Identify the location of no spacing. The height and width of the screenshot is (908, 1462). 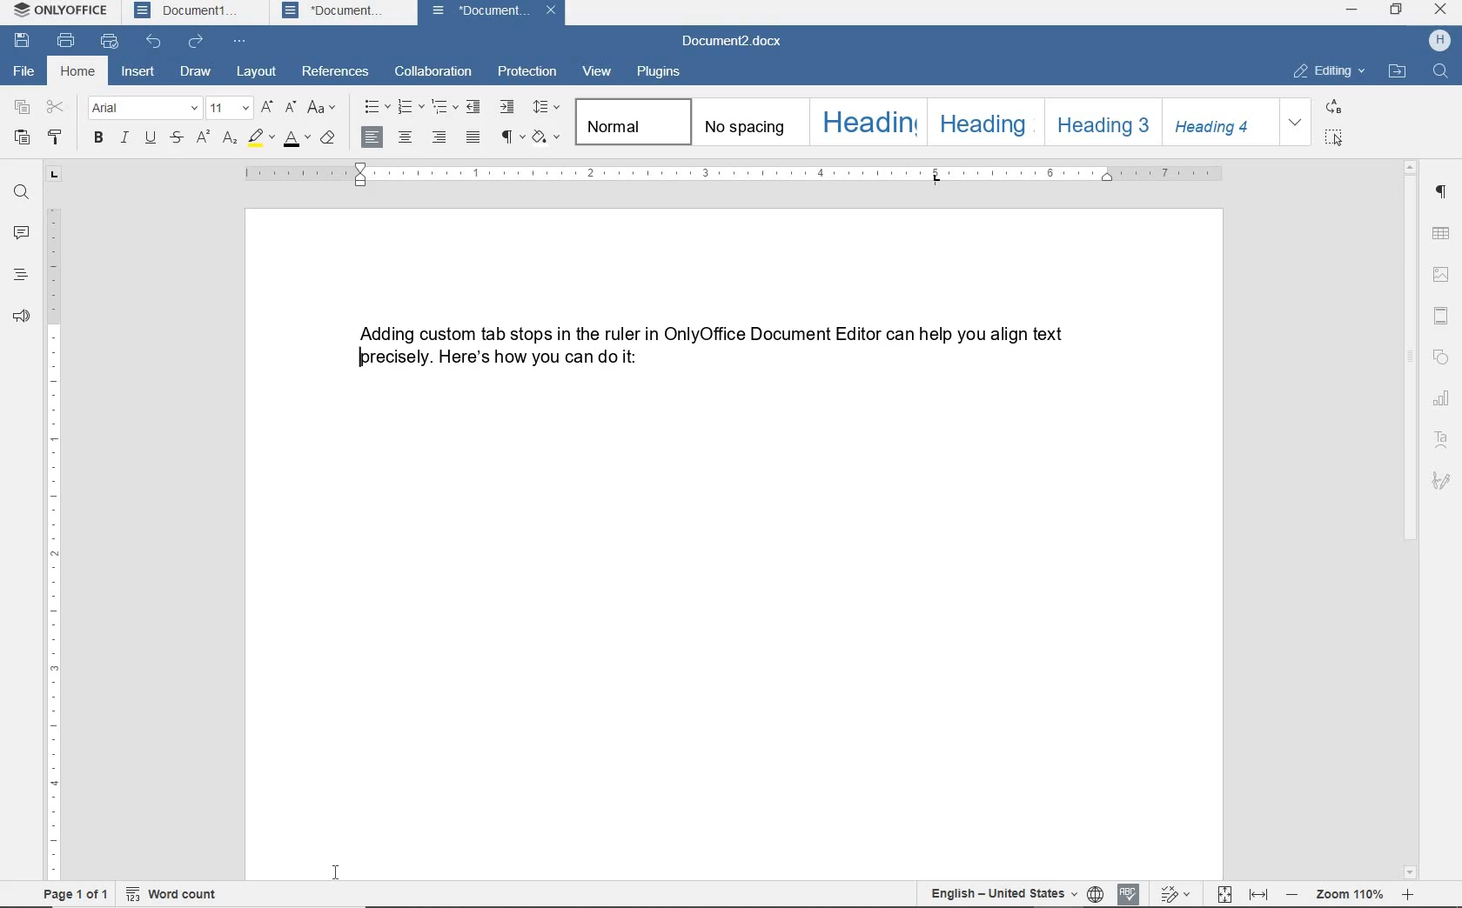
(747, 122).